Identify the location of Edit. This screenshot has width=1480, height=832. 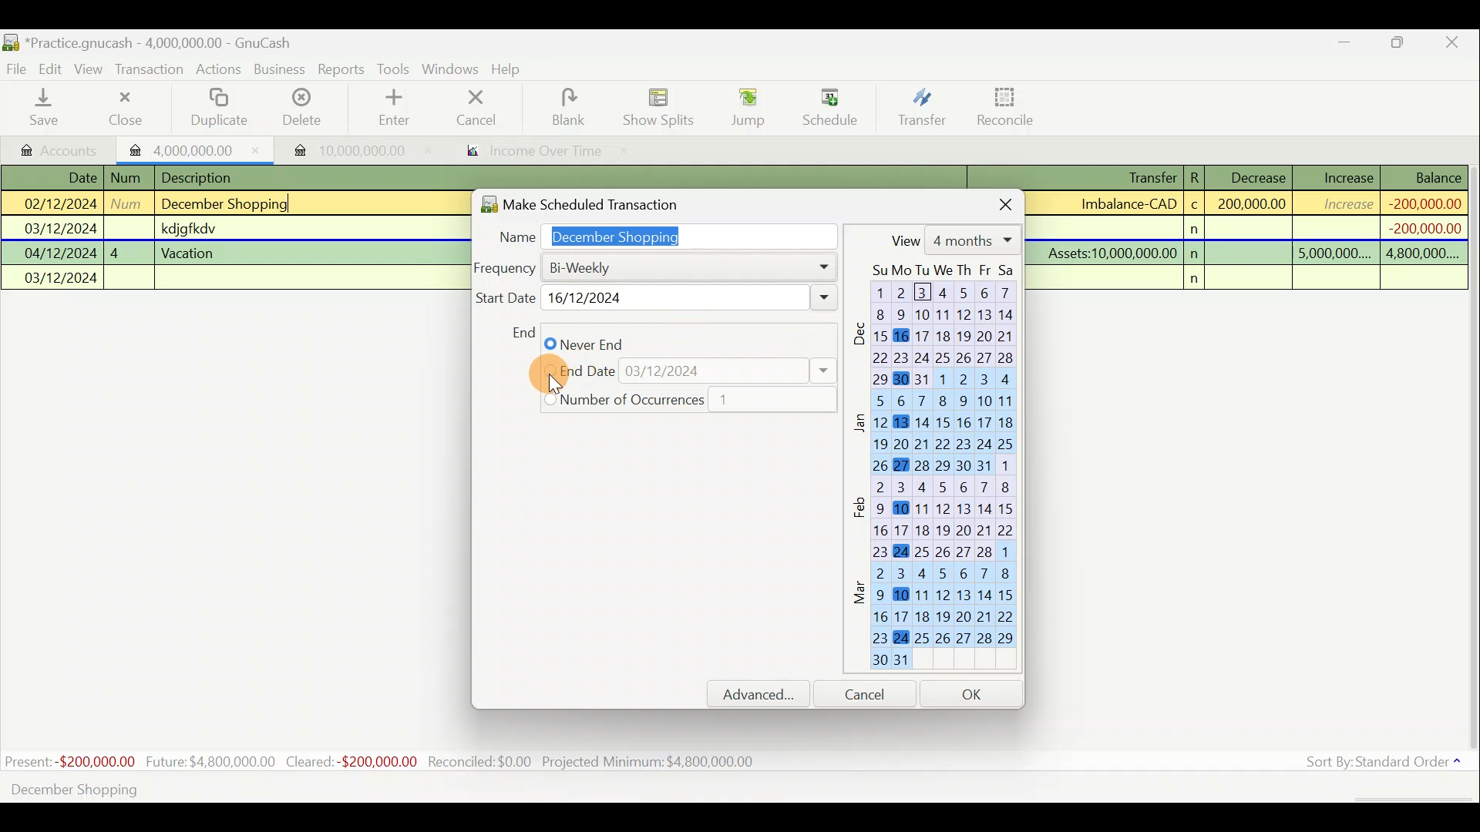
(53, 68).